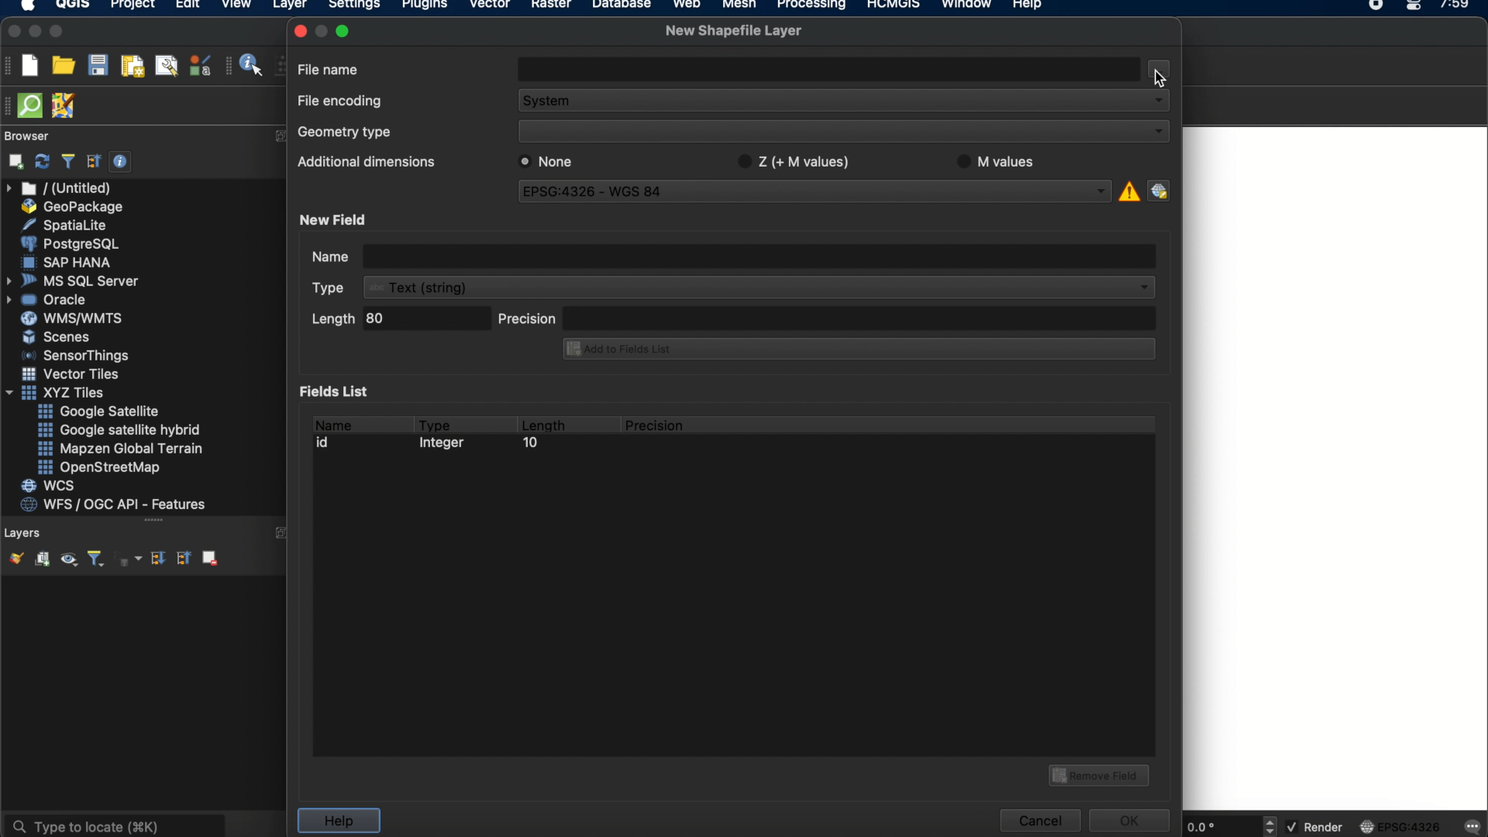 The height and width of the screenshot is (837, 1488). What do you see at coordinates (114, 505) in the screenshot?
I see `was/ogc api- features` at bounding box center [114, 505].